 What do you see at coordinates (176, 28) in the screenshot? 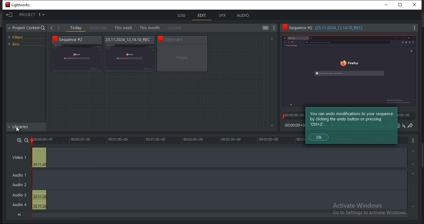
I see `current` at bounding box center [176, 28].